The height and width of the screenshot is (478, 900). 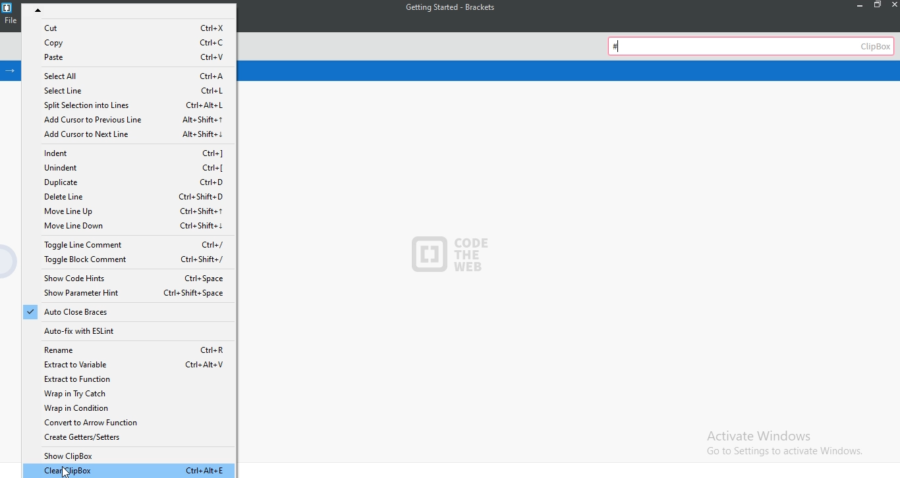 I want to click on close, so click(x=893, y=5).